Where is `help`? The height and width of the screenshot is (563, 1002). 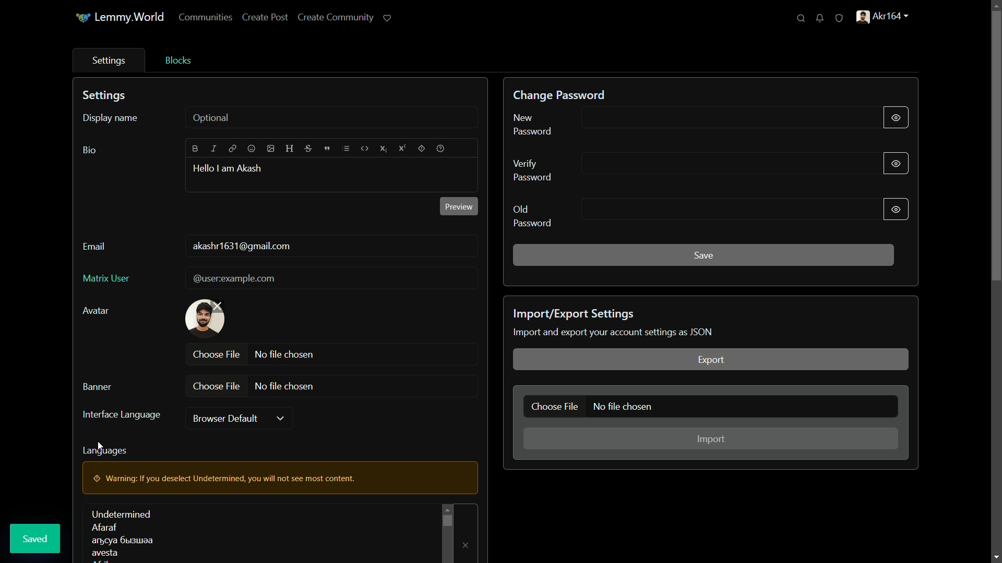 help is located at coordinates (440, 149).